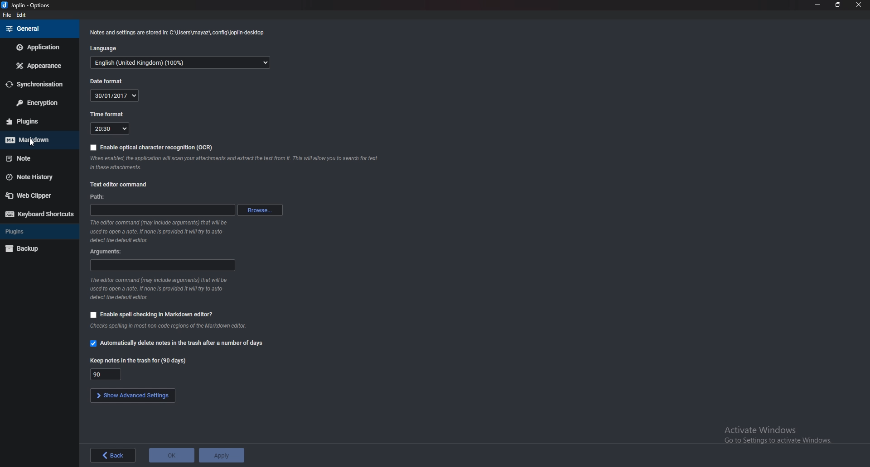  What do you see at coordinates (116, 95) in the screenshot?
I see `30/01/2017 (date)` at bounding box center [116, 95].